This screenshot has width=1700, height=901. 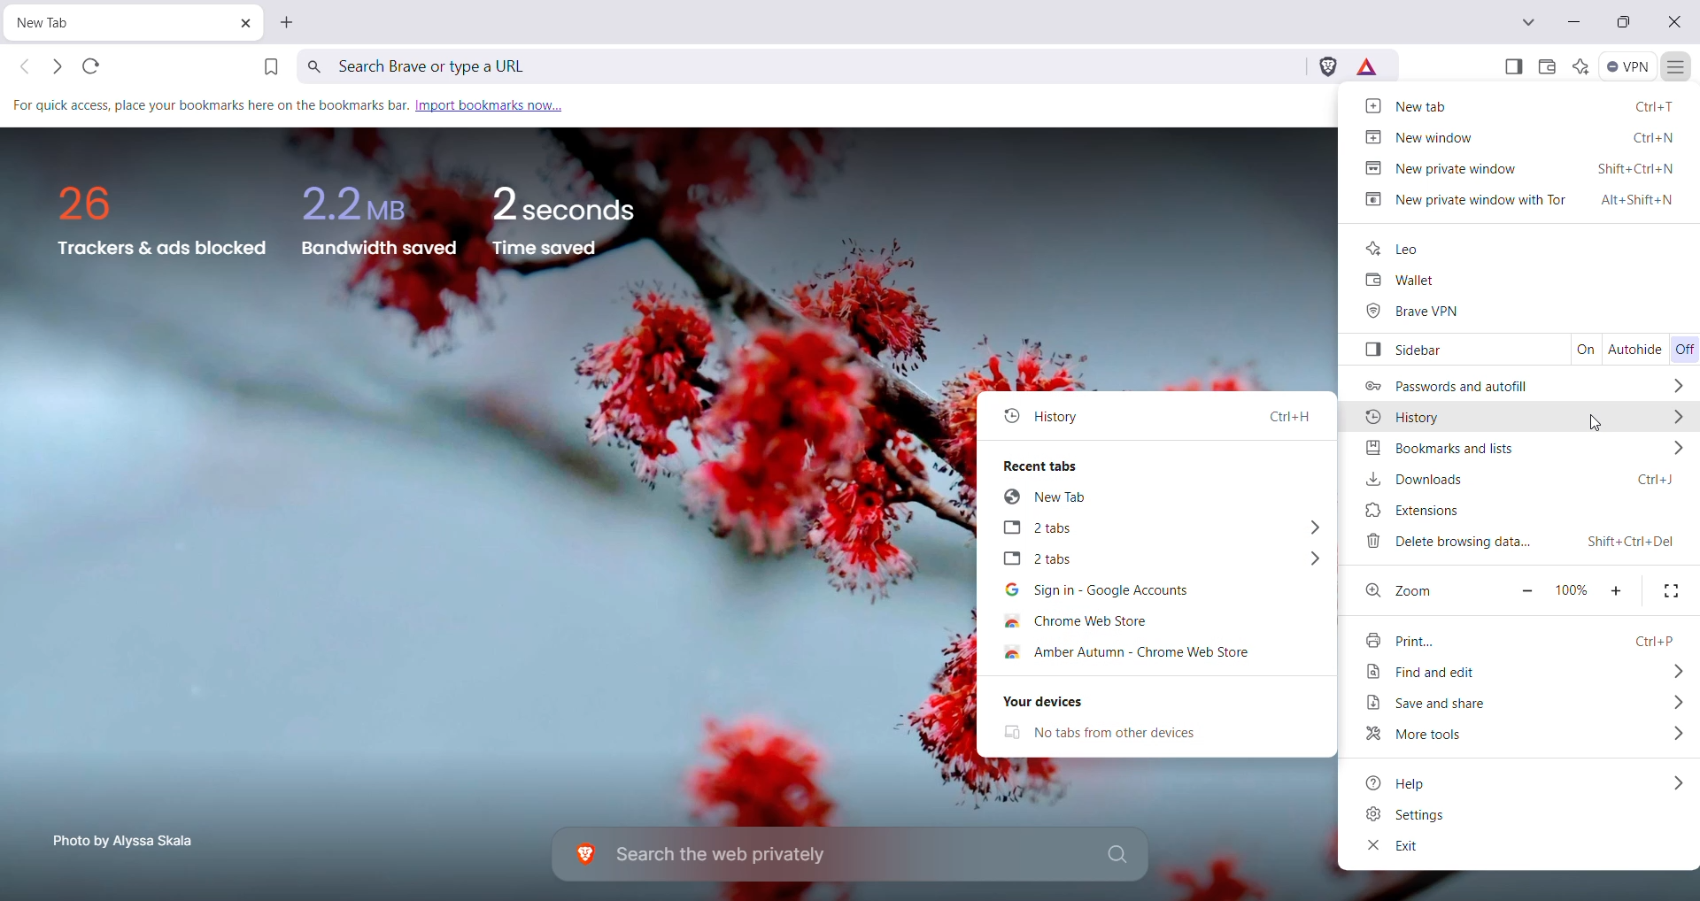 I want to click on New Tab, so click(x=290, y=22).